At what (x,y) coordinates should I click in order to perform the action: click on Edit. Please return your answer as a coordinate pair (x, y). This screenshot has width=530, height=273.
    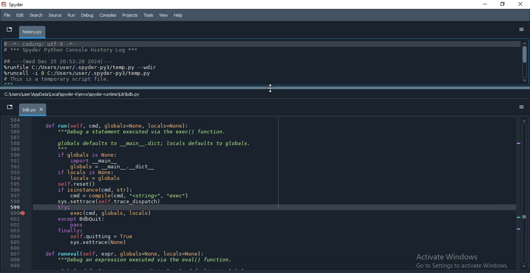
    Looking at the image, I should click on (20, 16).